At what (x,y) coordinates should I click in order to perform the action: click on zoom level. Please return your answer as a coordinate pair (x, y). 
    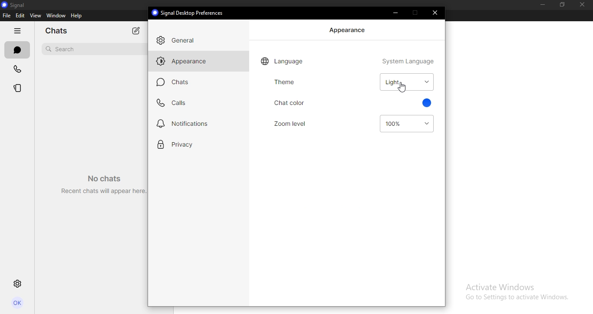
    Looking at the image, I should click on (295, 122).